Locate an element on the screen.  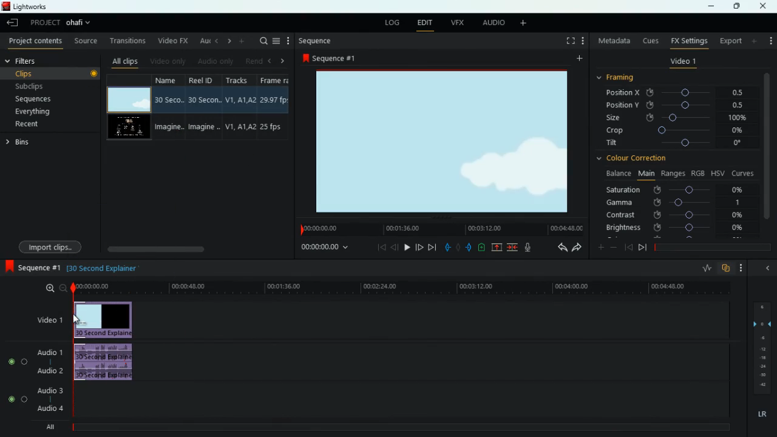
30 Secon.. is located at coordinates (206, 98).